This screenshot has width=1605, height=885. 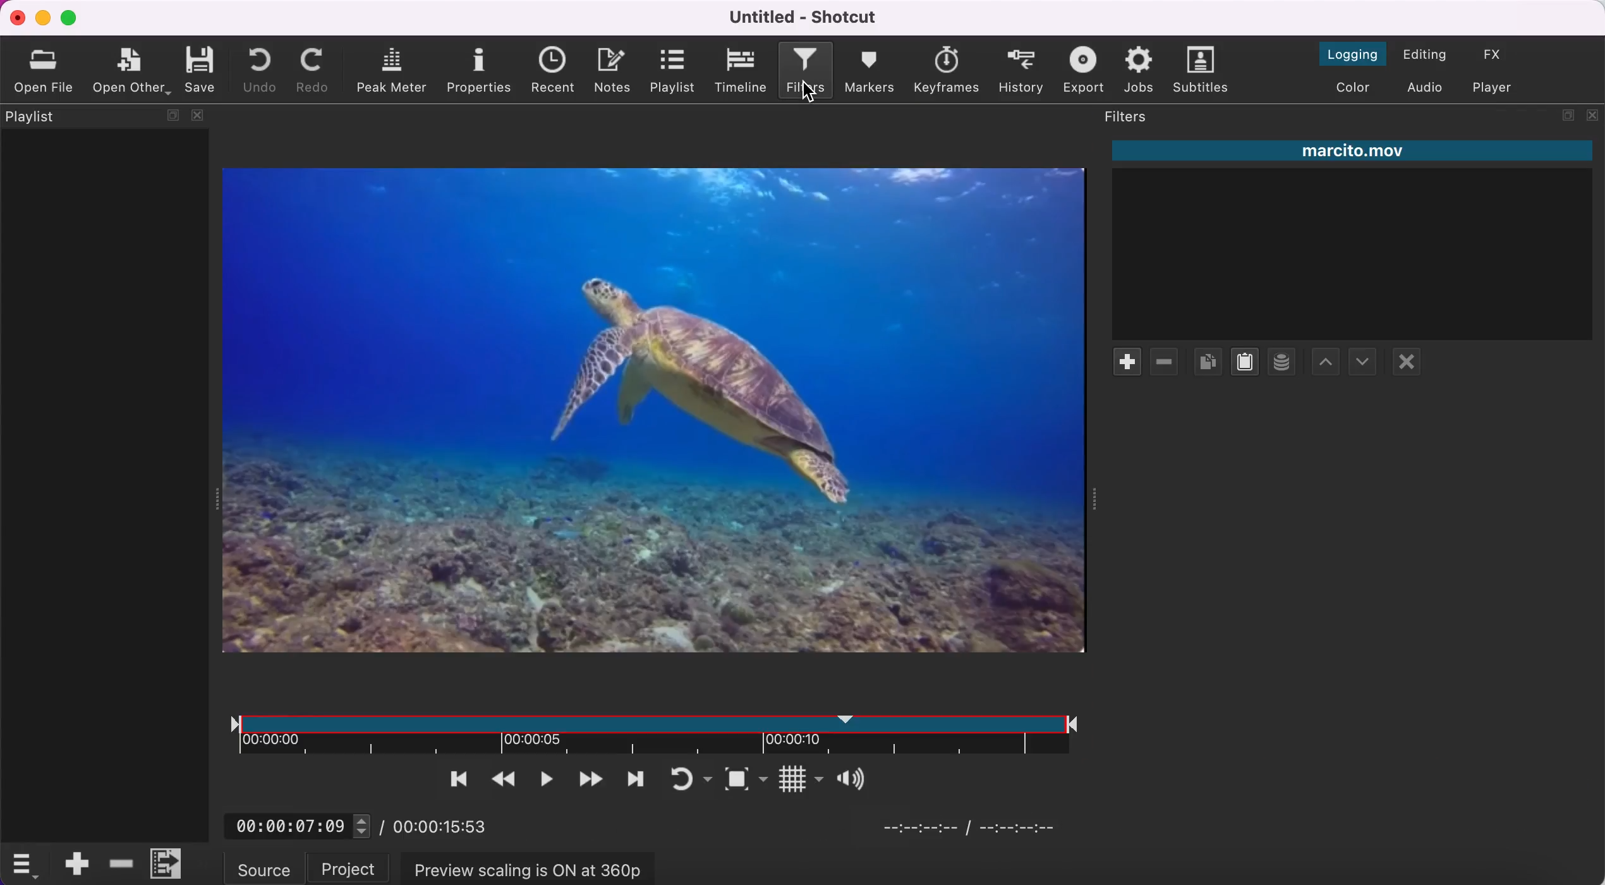 I want to click on subtitles, so click(x=1202, y=71).